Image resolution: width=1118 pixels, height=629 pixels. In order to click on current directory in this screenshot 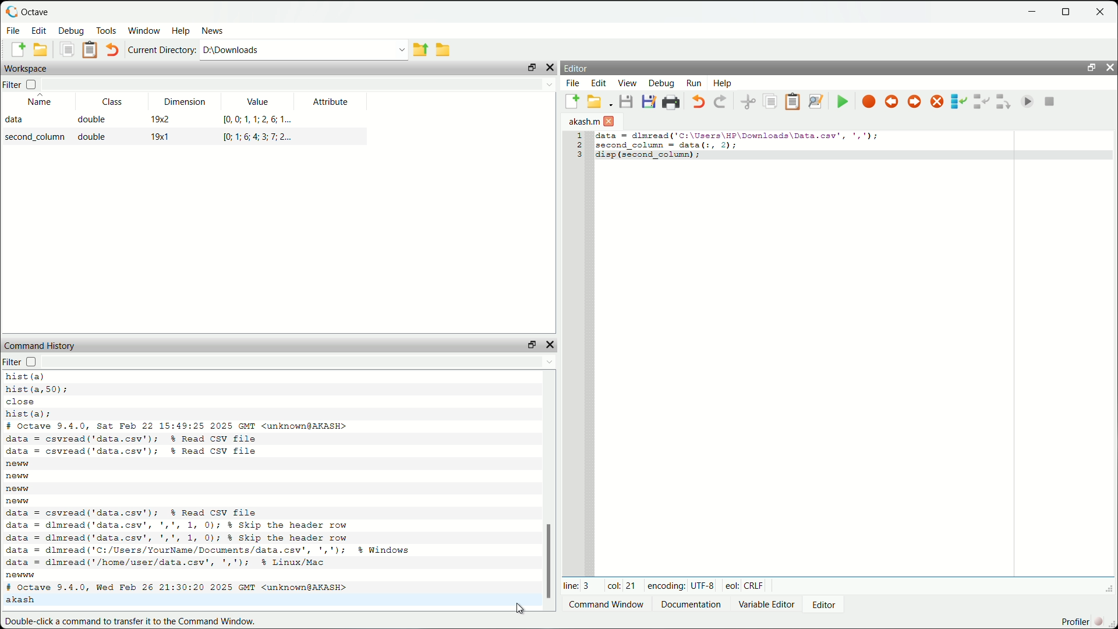, I will do `click(162, 51)`.